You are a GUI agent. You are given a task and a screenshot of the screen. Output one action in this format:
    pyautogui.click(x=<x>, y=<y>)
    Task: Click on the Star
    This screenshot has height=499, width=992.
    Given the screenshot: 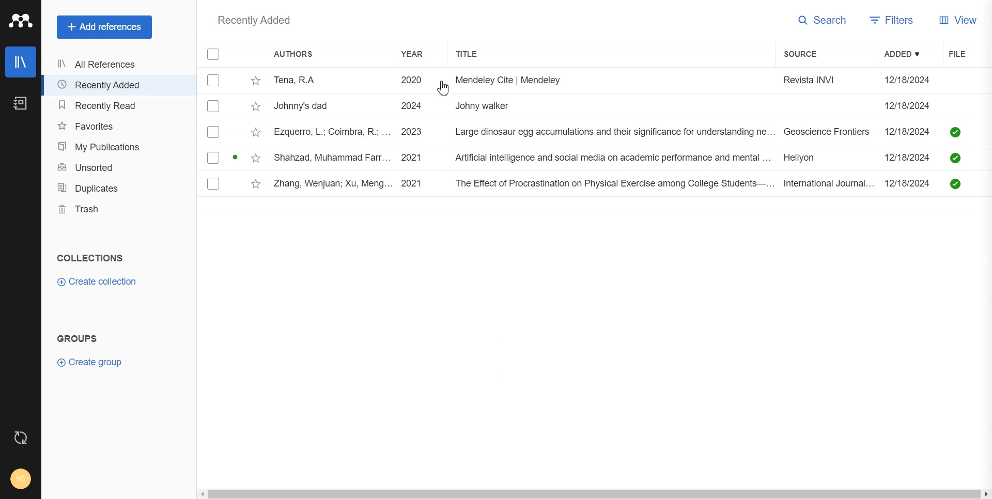 What is the action you would take?
    pyautogui.click(x=256, y=106)
    